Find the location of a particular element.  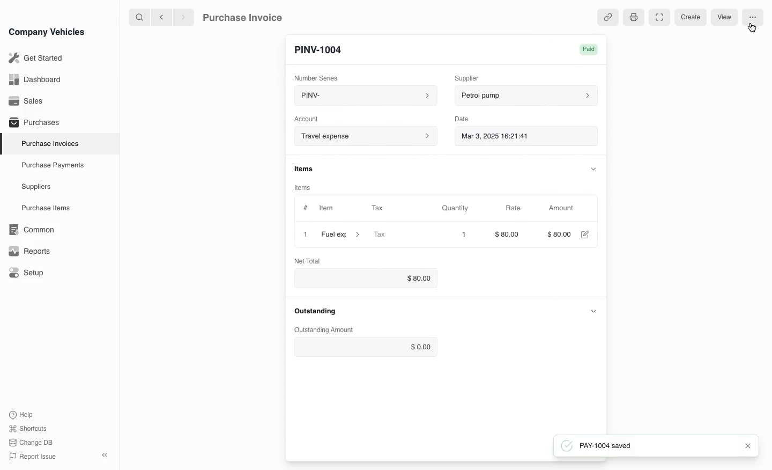

Purchase Invoice is located at coordinates (250, 17).